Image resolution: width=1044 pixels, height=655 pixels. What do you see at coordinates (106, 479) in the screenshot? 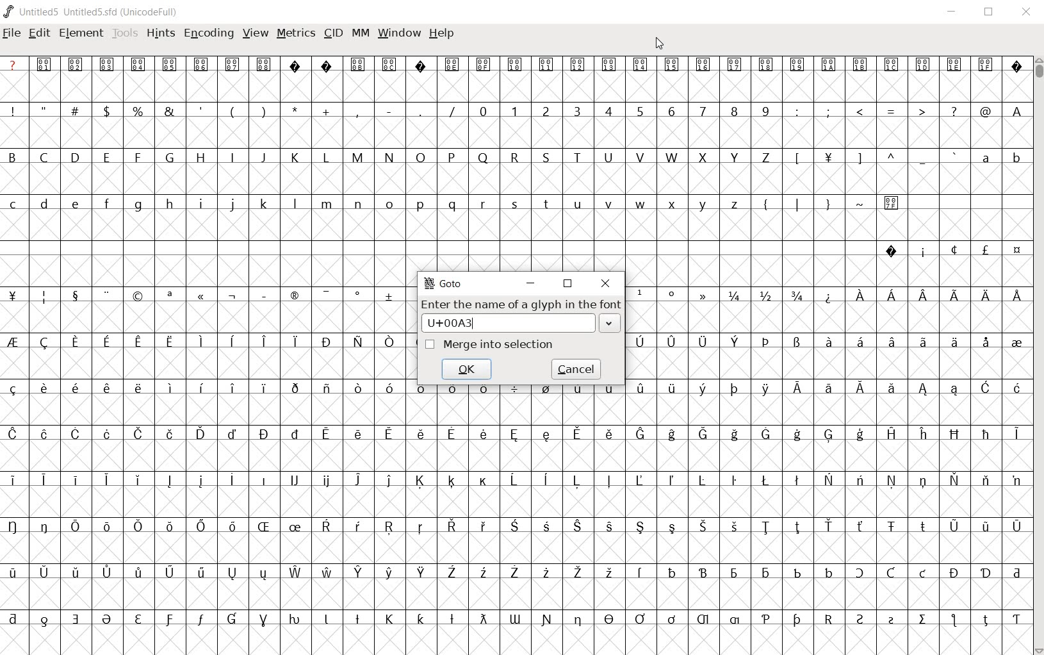
I see `Symbol` at bounding box center [106, 479].